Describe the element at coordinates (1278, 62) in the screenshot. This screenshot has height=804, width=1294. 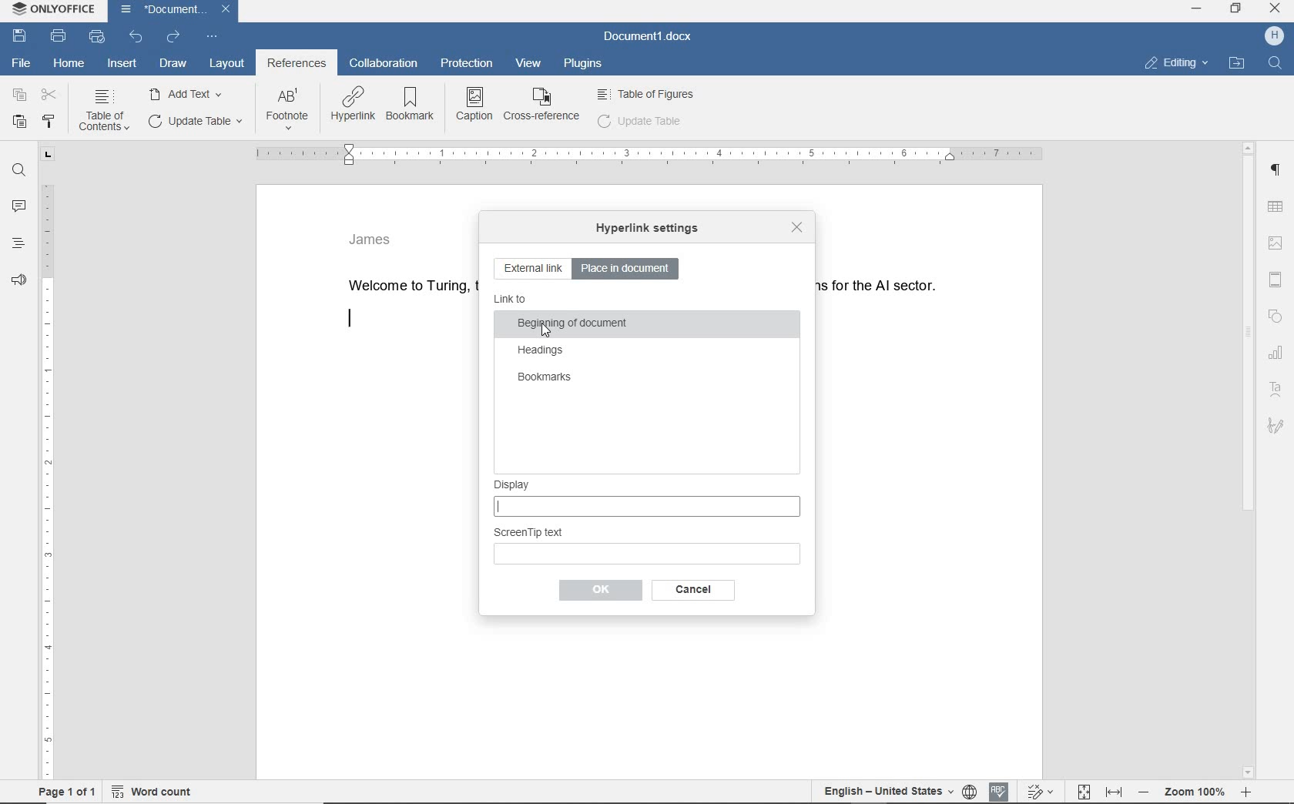
I see `Find` at that location.